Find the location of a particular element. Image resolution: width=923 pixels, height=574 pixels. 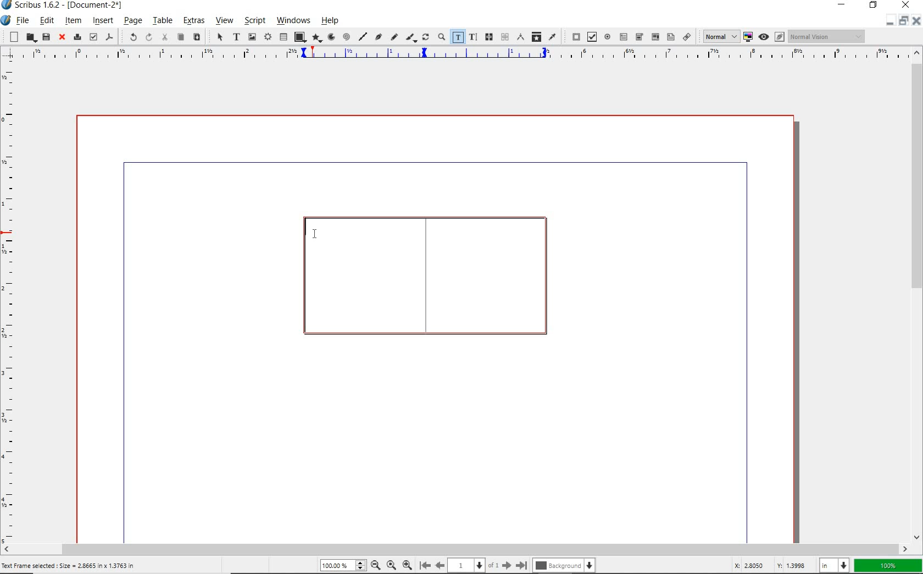

zoom factor is located at coordinates (887, 565).